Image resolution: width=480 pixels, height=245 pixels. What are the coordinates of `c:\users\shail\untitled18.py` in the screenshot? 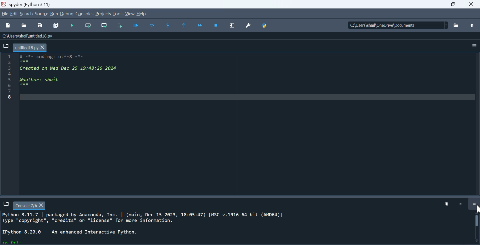 It's located at (30, 36).